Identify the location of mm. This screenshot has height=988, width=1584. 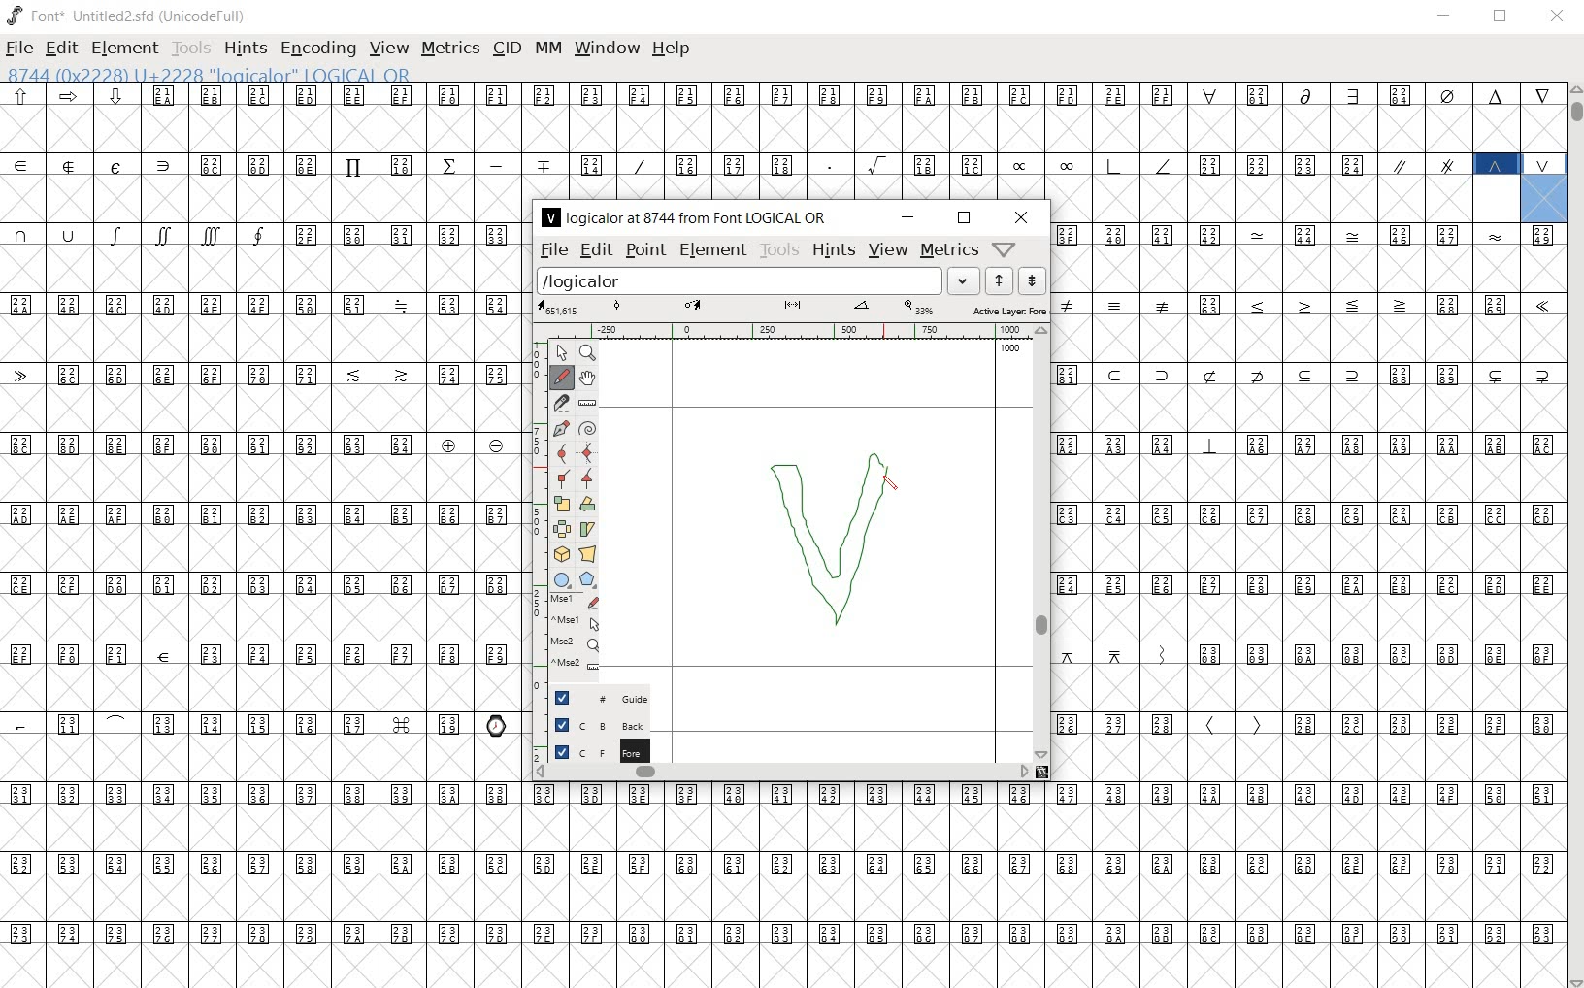
(545, 48).